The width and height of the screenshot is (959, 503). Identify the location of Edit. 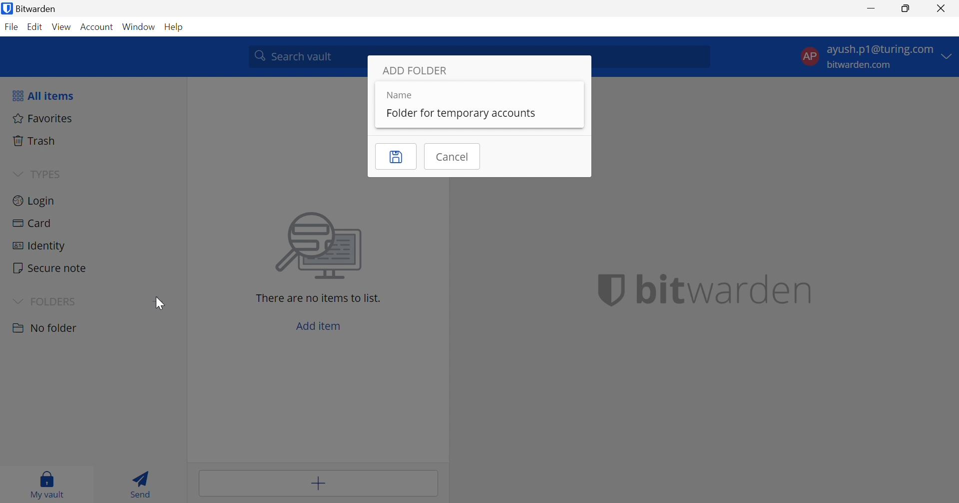
(37, 27).